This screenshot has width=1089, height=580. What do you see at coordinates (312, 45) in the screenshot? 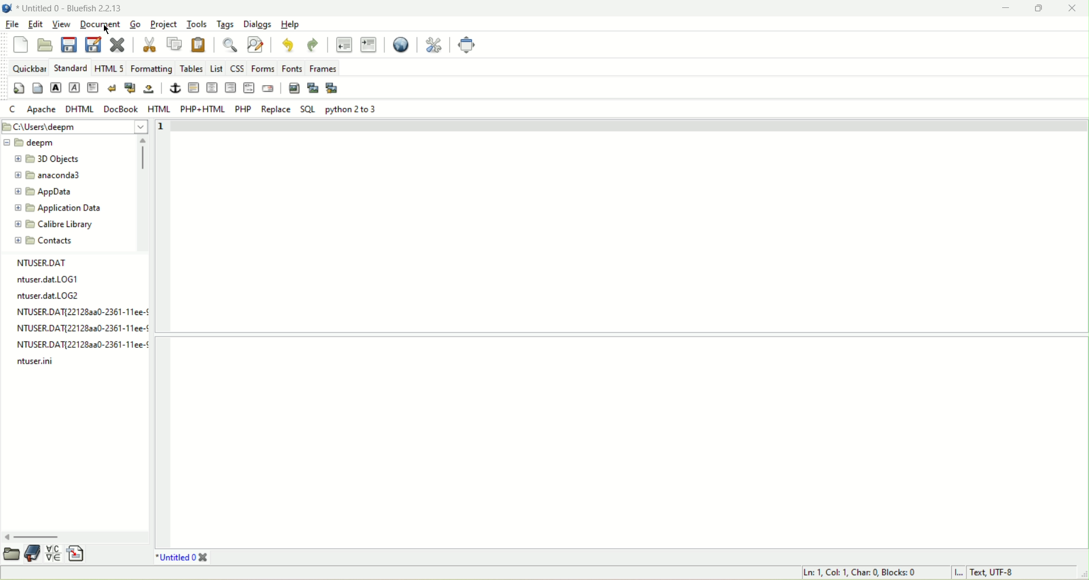
I see `redo` at bounding box center [312, 45].